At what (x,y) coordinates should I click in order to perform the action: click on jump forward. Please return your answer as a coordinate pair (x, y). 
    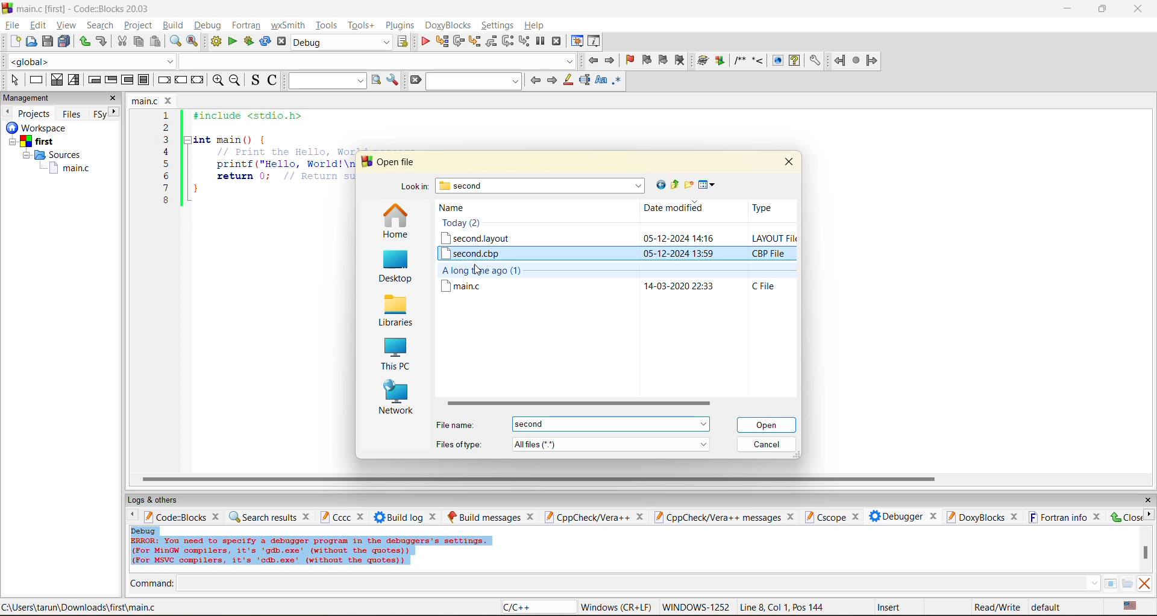
    Looking at the image, I should click on (611, 60).